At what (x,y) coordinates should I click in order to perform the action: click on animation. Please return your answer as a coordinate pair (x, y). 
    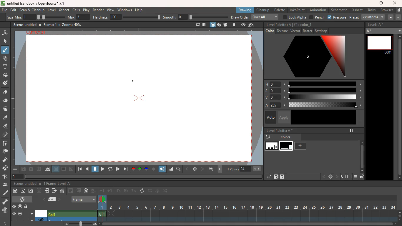
    Looking at the image, I should click on (318, 10).